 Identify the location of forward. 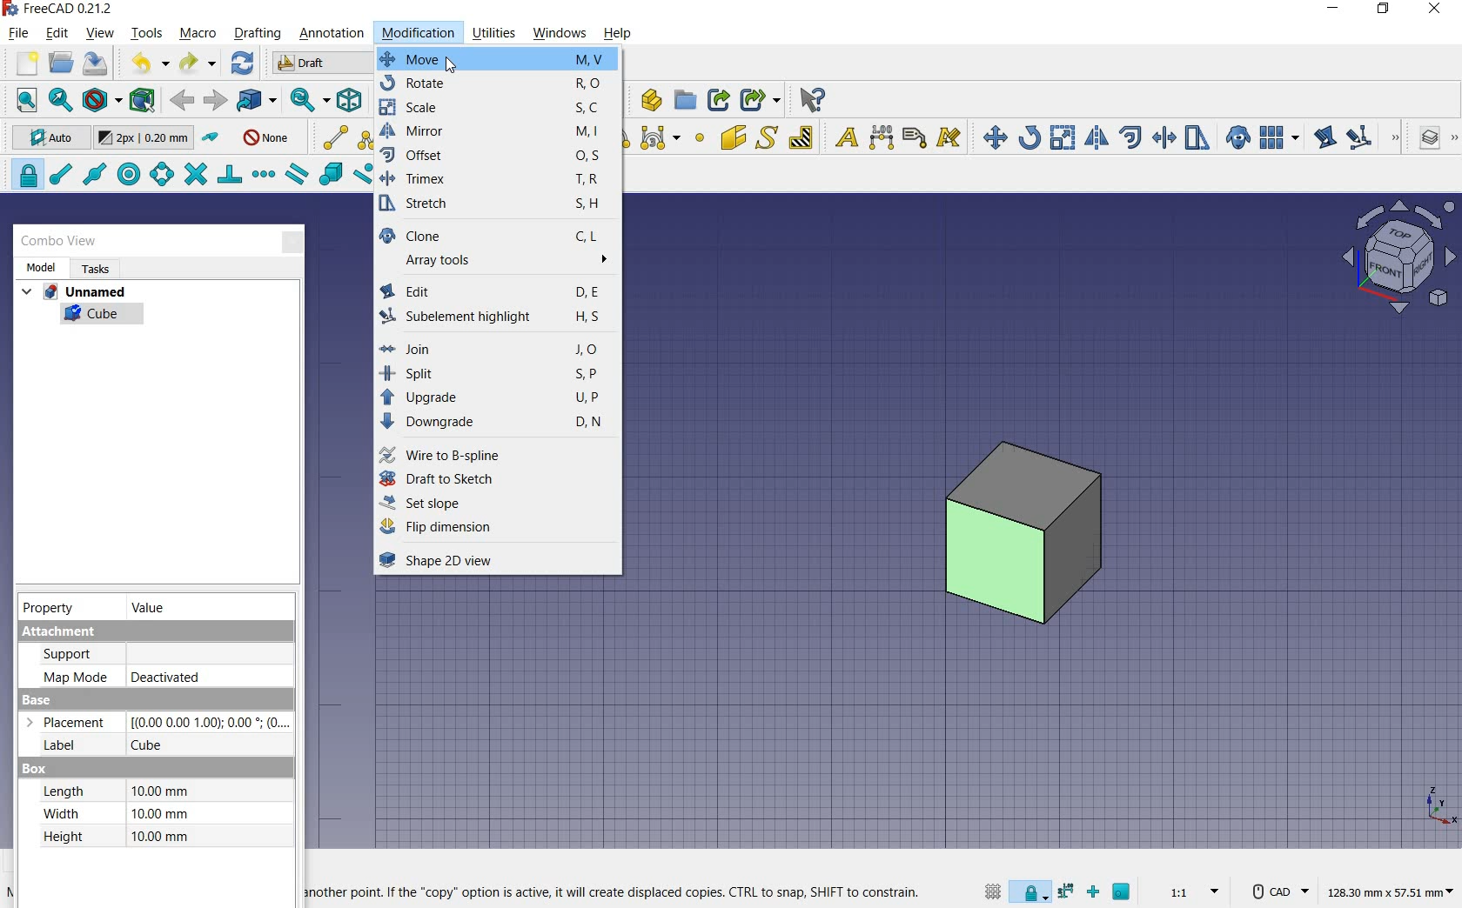
(215, 101).